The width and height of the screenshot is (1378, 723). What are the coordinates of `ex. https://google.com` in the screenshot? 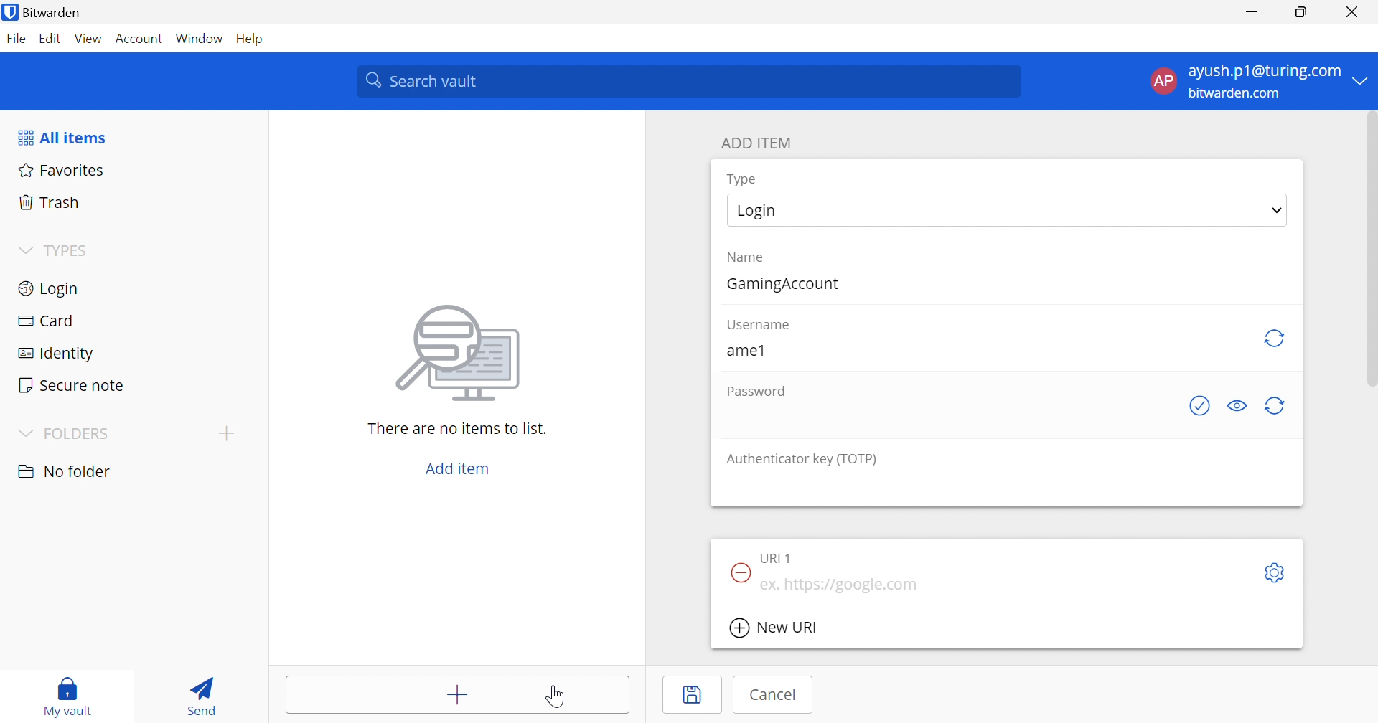 It's located at (841, 585).